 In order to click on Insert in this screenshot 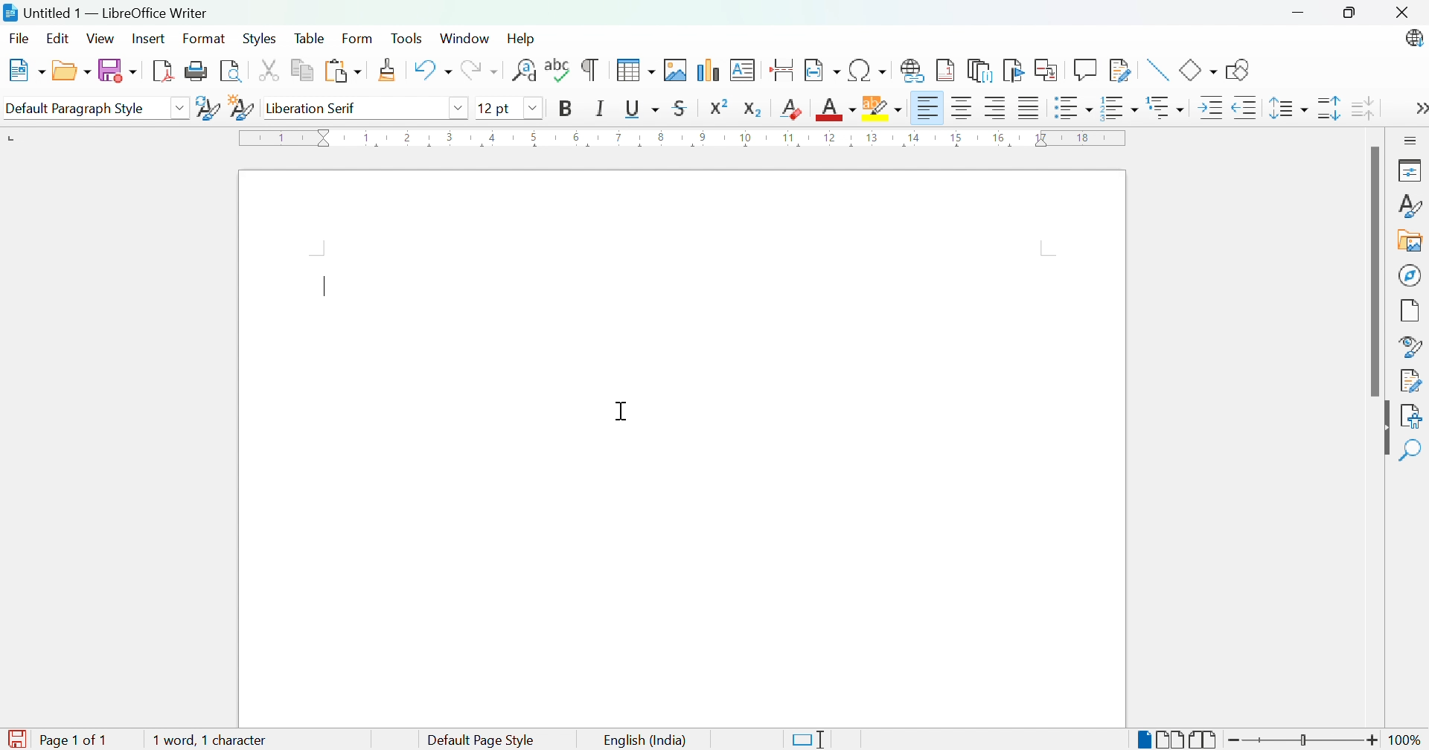, I will do `click(150, 38)`.